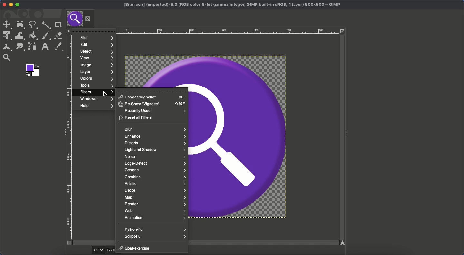 Image resolution: width=464 pixels, height=255 pixels. What do you see at coordinates (33, 36) in the screenshot?
I see `Fill color` at bounding box center [33, 36].